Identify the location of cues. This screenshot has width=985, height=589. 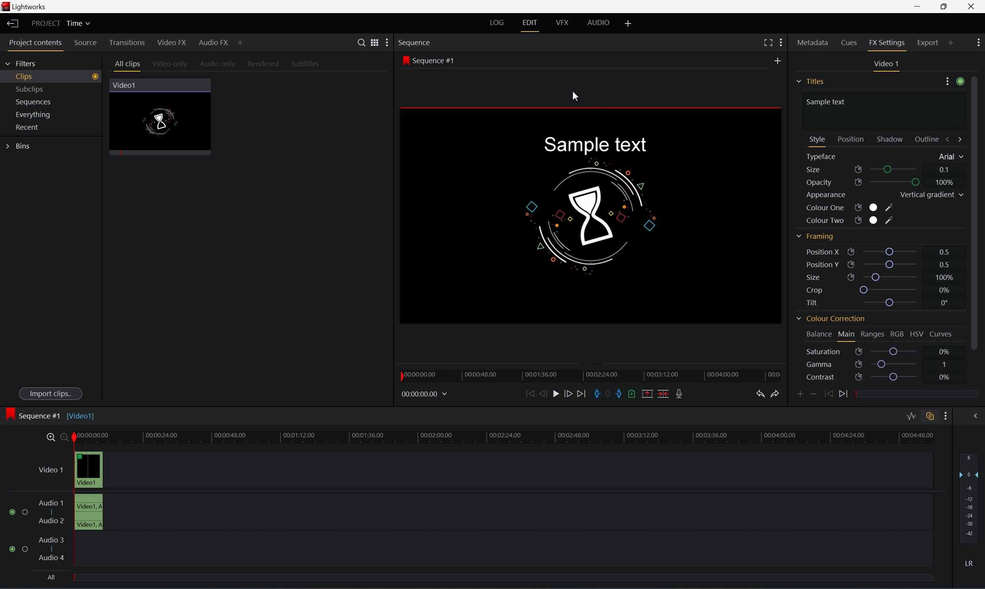
(850, 44).